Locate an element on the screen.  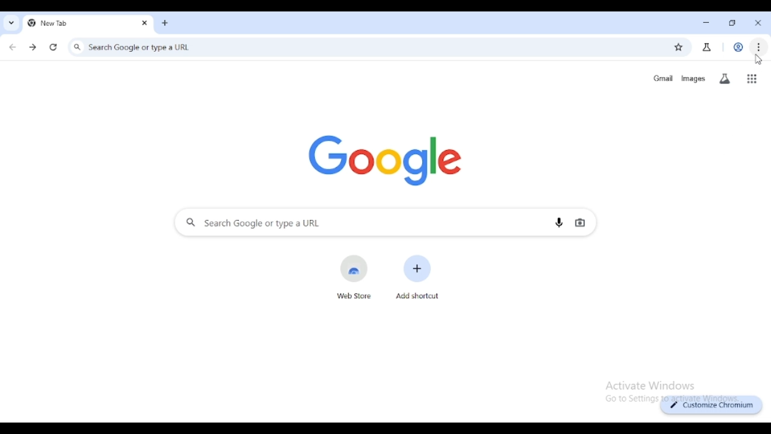
search tabs is located at coordinates (11, 23).